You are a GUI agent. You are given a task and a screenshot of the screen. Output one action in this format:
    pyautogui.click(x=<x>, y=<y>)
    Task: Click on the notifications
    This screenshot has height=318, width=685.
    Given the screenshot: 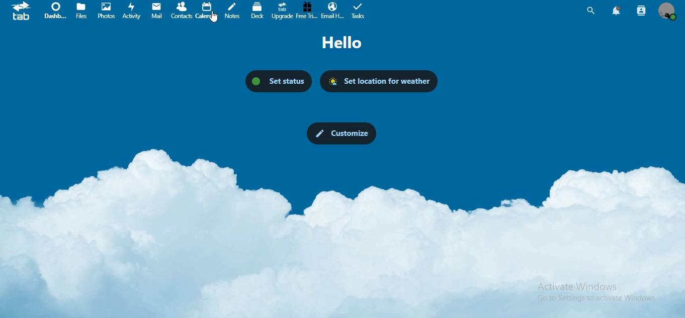 What is the action you would take?
    pyautogui.click(x=615, y=11)
    